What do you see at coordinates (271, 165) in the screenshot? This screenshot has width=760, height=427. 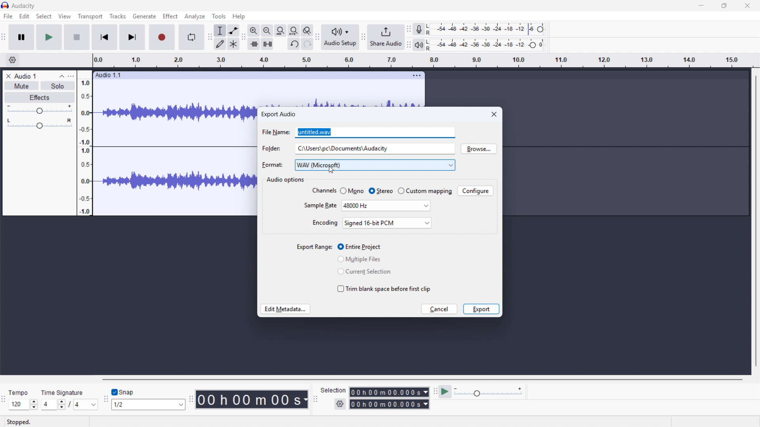 I see `format` at bounding box center [271, 165].